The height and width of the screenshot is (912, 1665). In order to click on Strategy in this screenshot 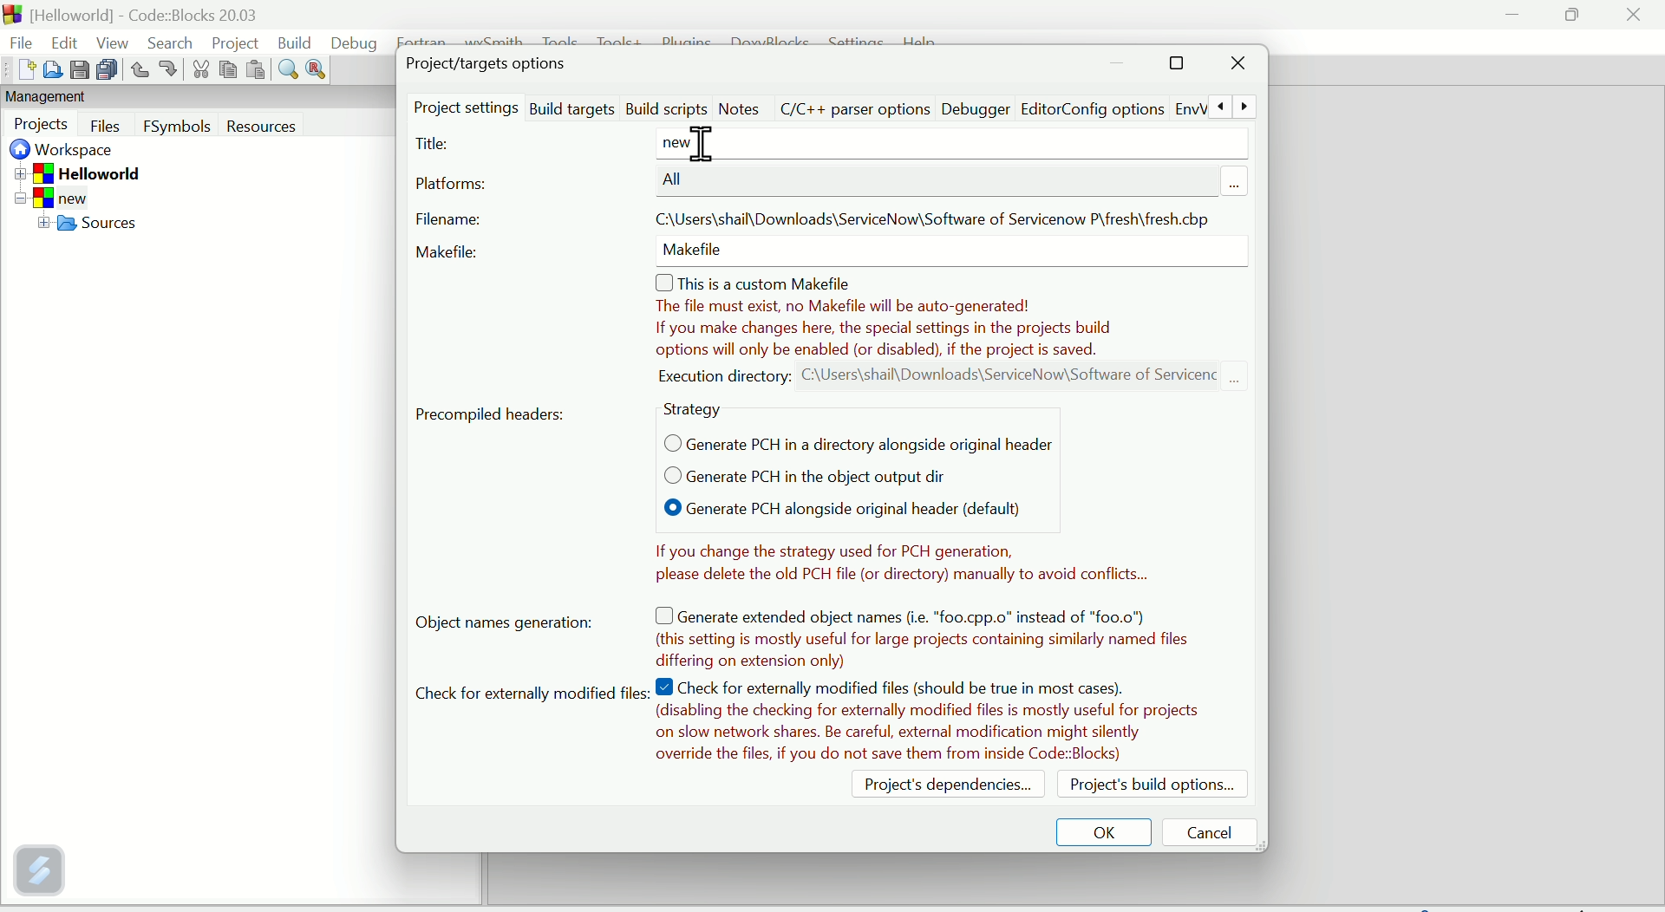, I will do `click(698, 410)`.